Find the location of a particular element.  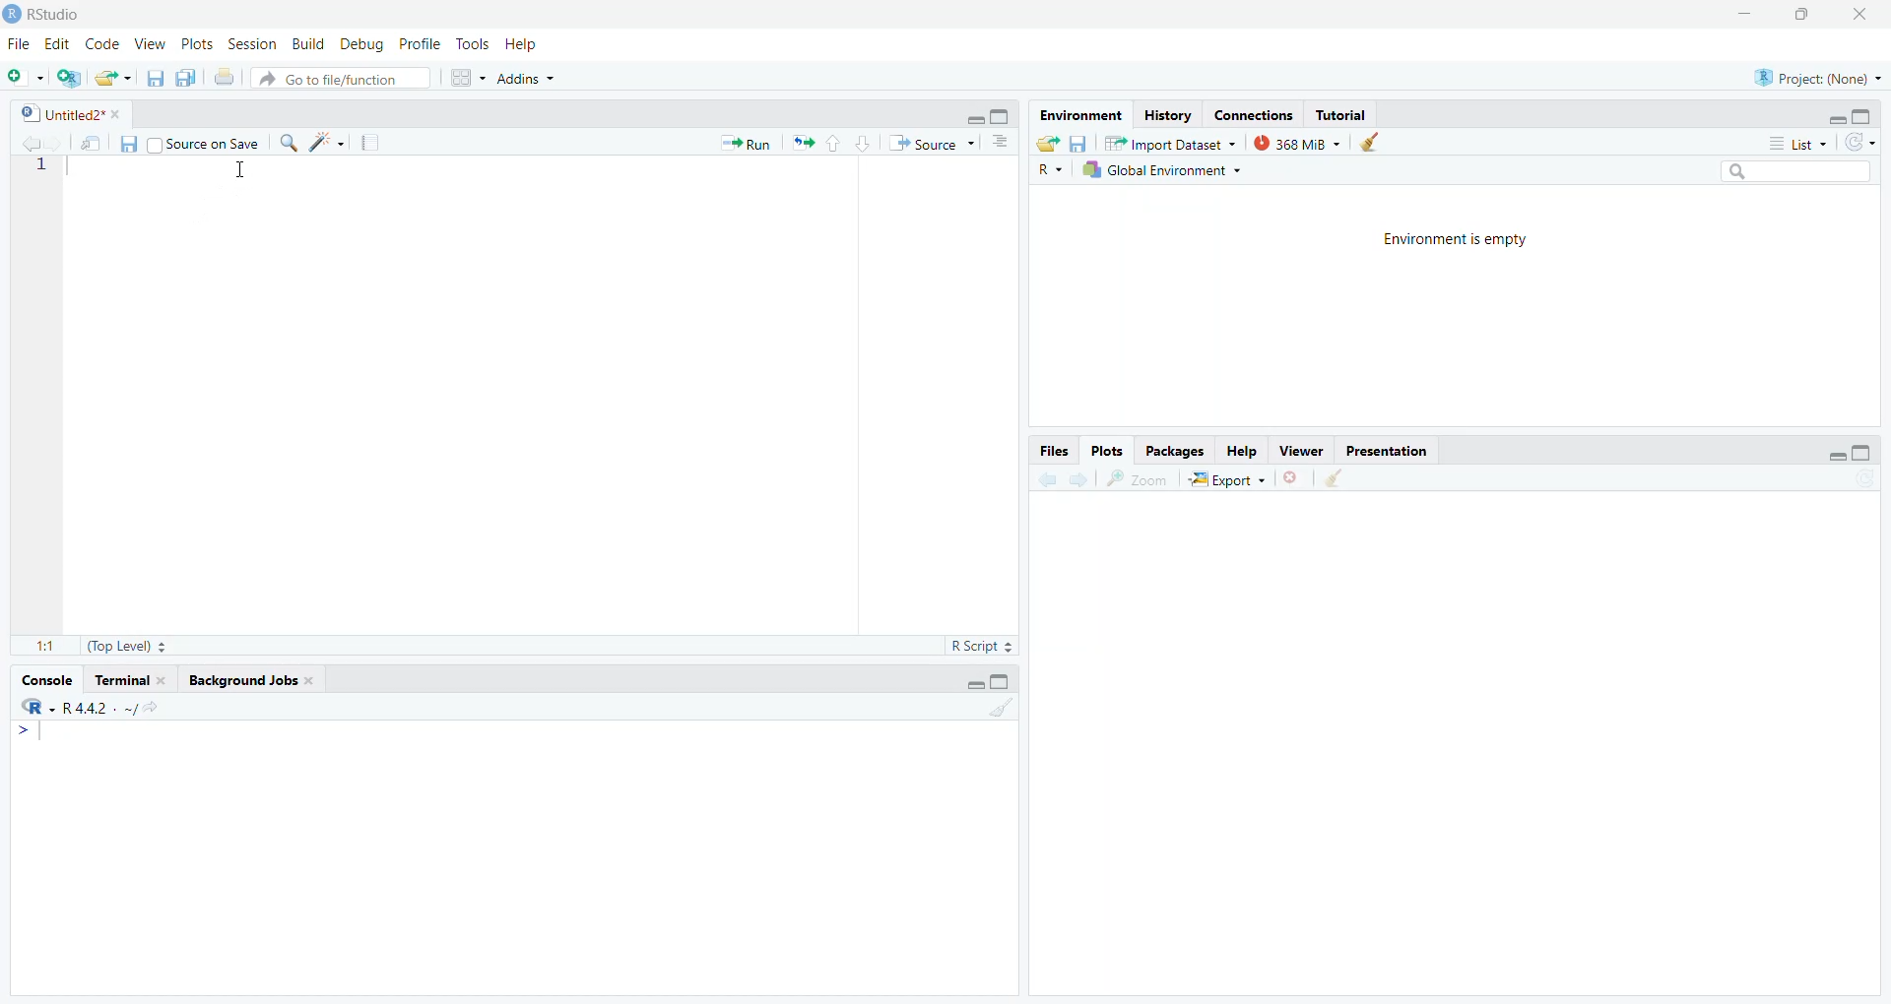

search is located at coordinates (287, 143).